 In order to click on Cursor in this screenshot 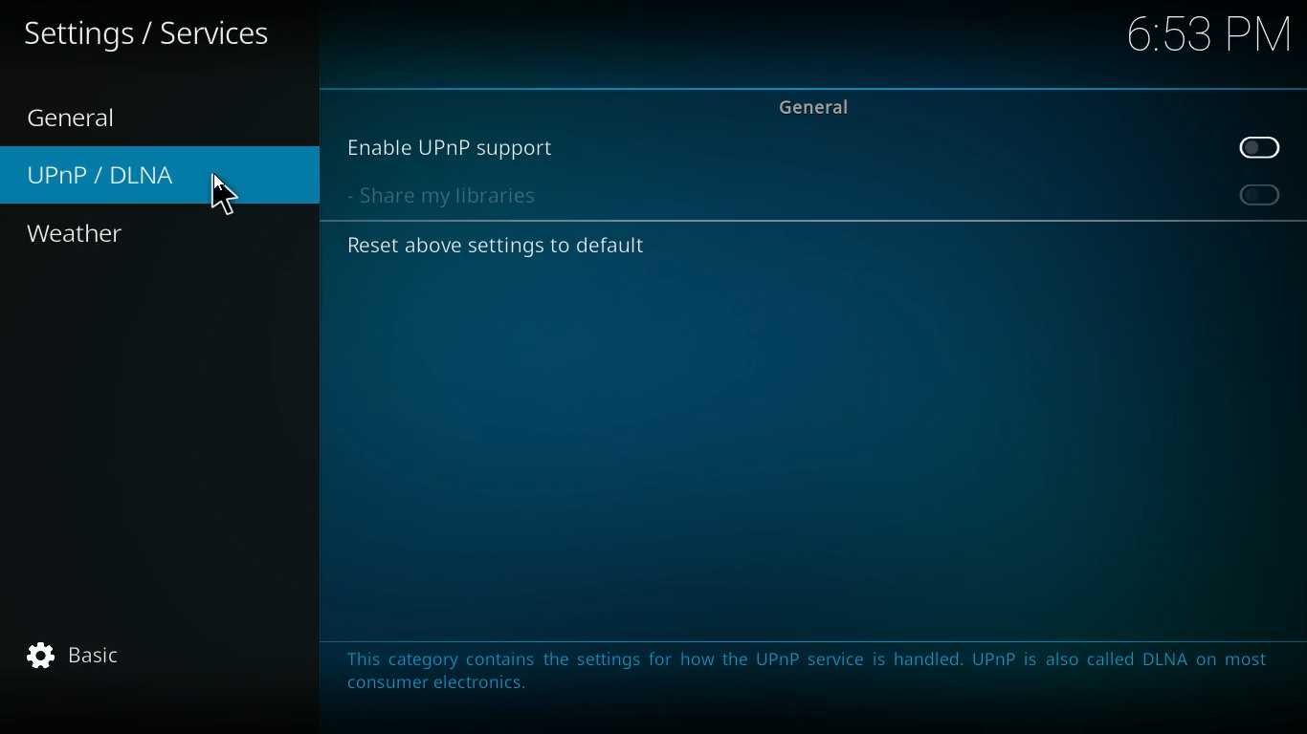, I will do `click(223, 194)`.